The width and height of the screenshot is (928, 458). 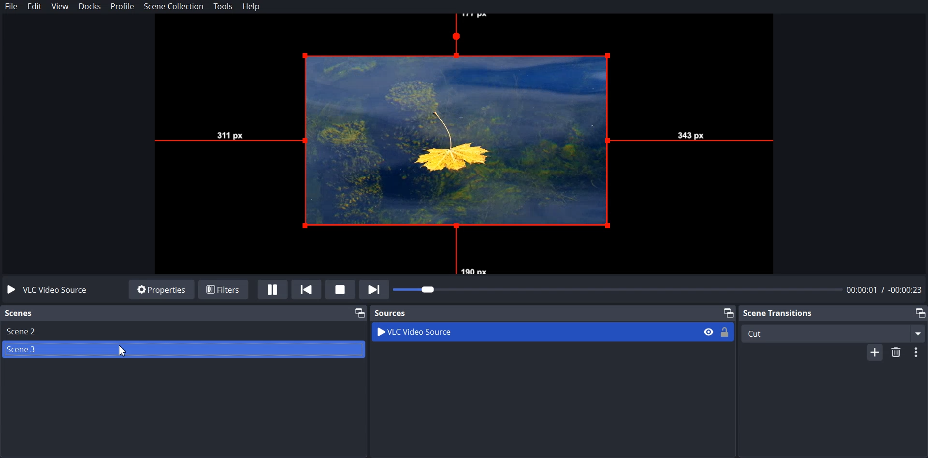 What do you see at coordinates (728, 312) in the screenshot?
I see `Maximize window` at bounding box center [728, 312].